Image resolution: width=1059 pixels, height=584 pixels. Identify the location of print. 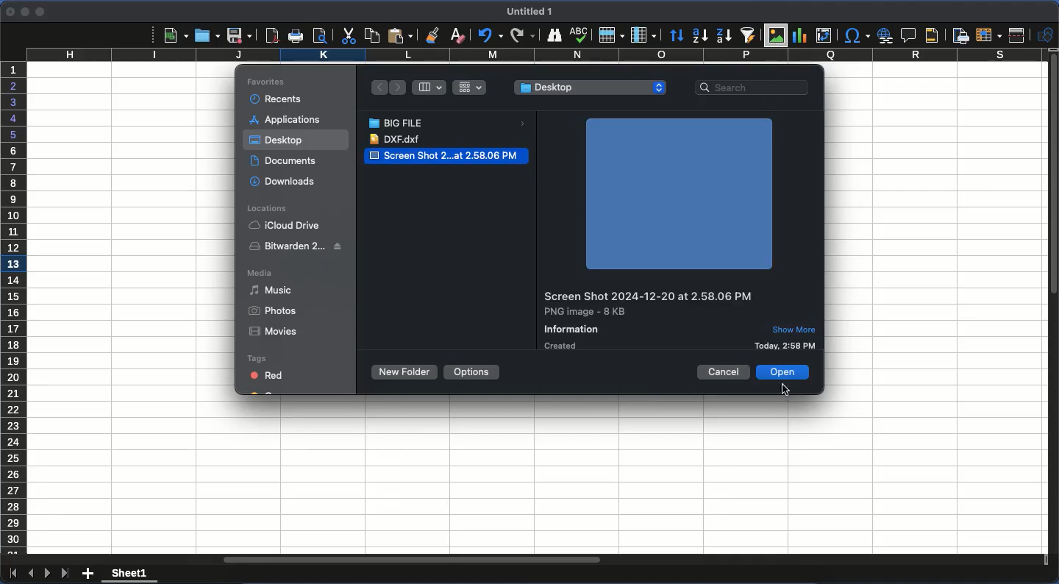
(296, 35).